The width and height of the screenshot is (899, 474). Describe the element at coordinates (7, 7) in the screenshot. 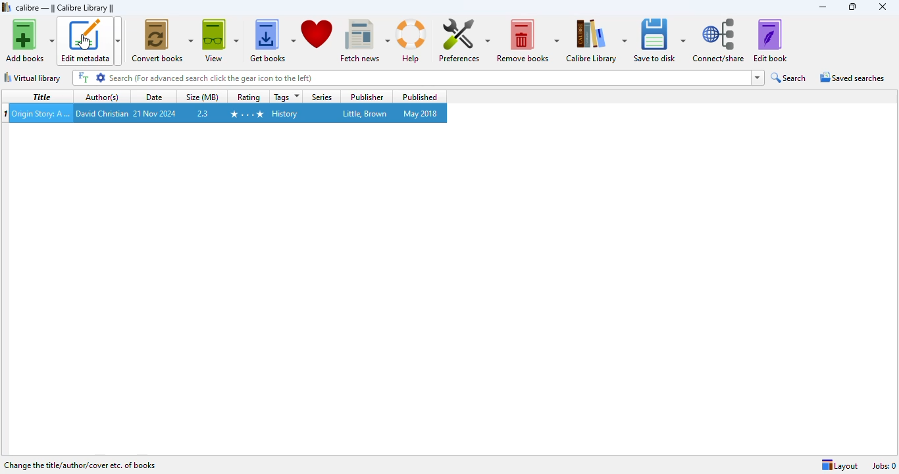

I see `logo` at that location.